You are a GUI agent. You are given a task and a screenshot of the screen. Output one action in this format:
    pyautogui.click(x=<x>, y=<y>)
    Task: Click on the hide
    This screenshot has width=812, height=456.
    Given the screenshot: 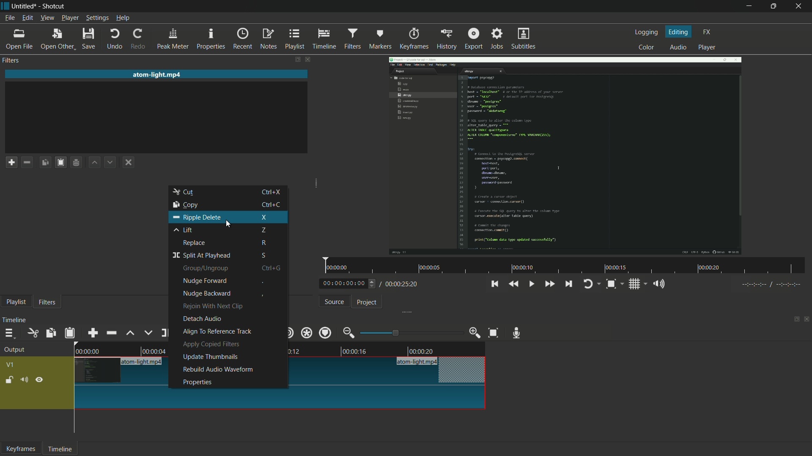 What is the action you would take?
    pyautogui.click(x=39, y=380)
    